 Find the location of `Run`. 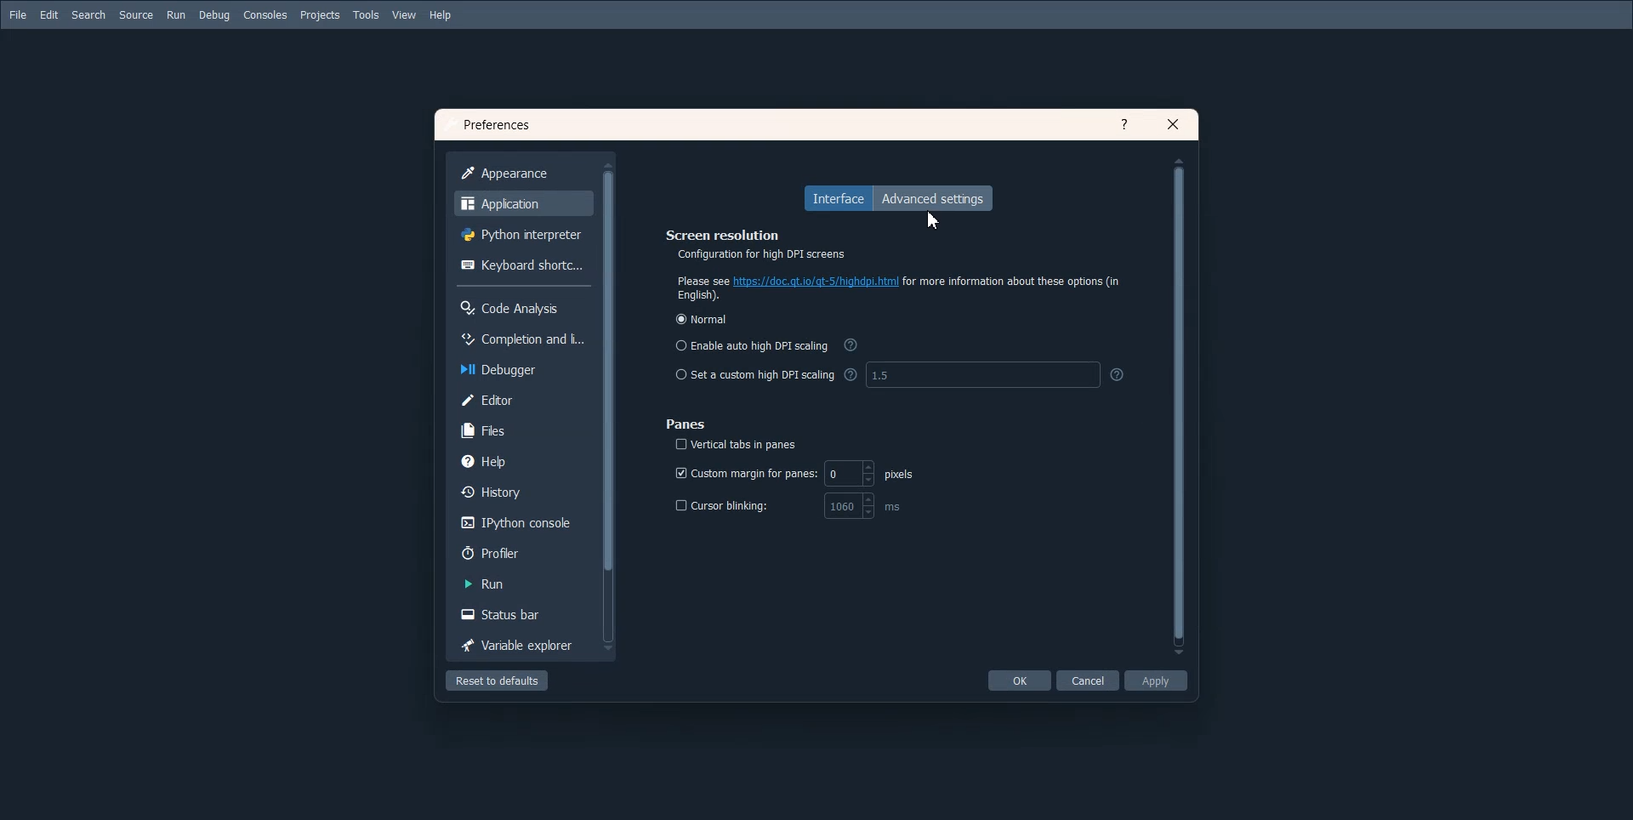

Run is located at coordinates (520, 584).